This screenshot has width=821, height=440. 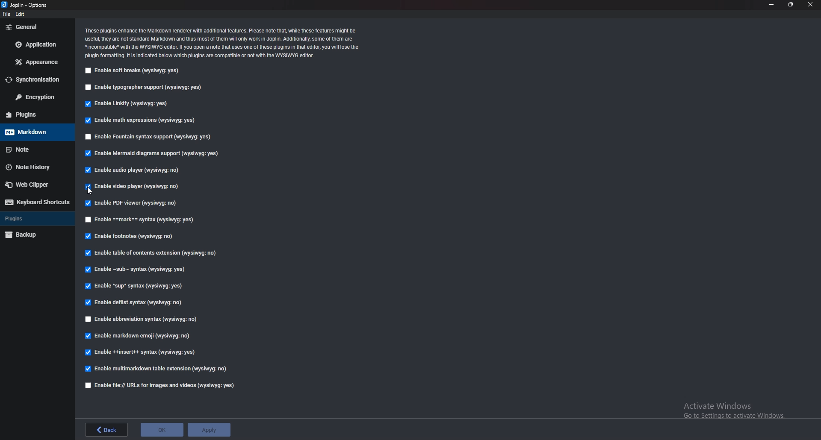 What do you see at coordinates (228, 44) in the screenshot?
I see `Info` at bounding box center [228, 44].